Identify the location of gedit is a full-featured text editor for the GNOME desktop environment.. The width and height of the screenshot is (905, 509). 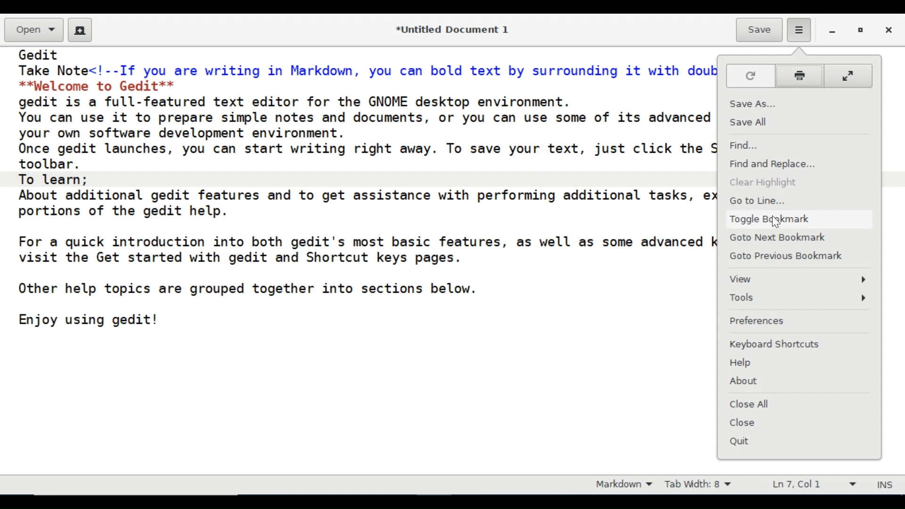
(301, 101).